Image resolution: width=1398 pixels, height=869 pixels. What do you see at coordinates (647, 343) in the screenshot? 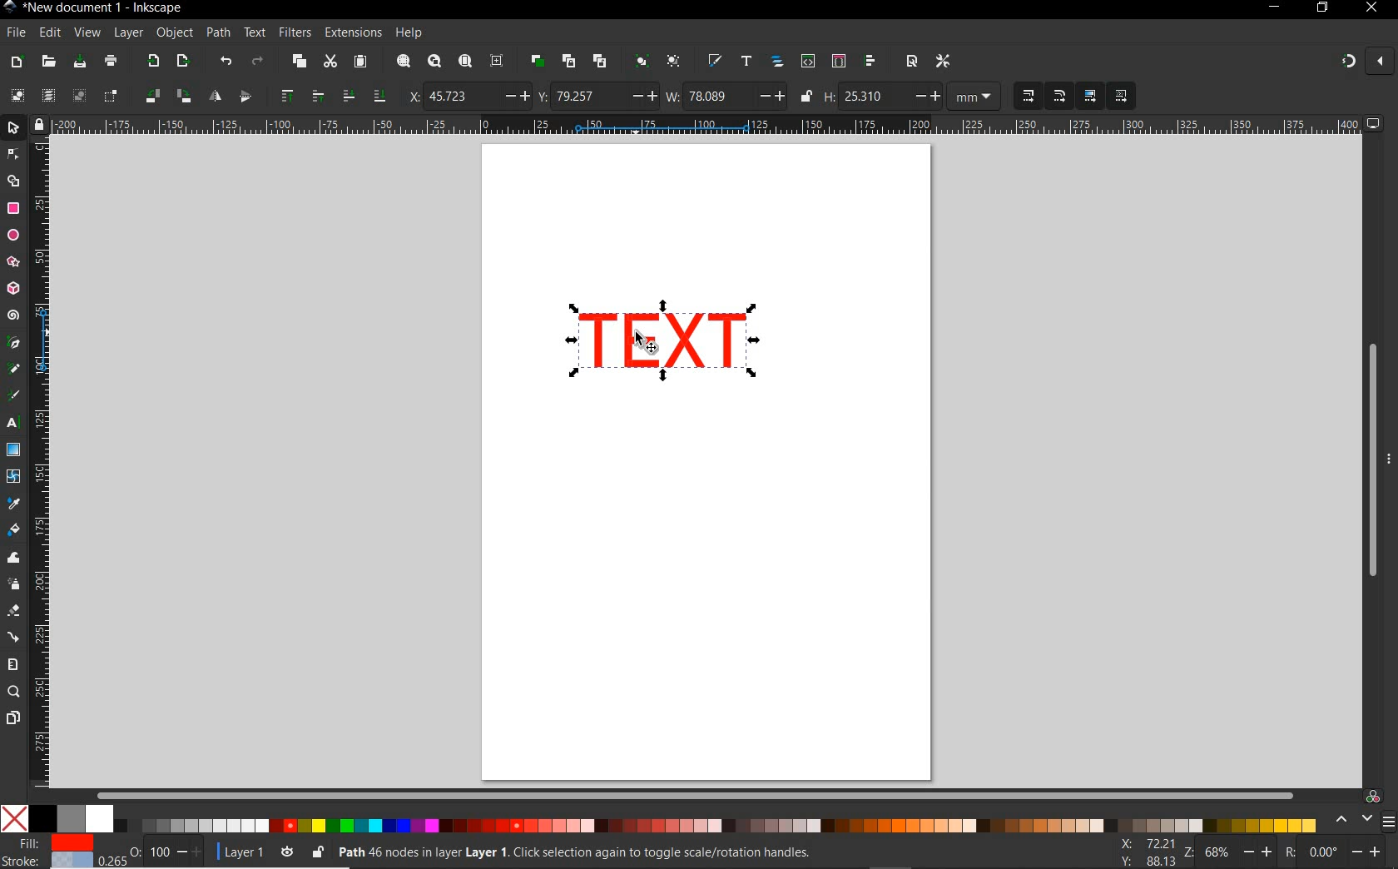
I see `cursor` at bounding box center [647, 343].